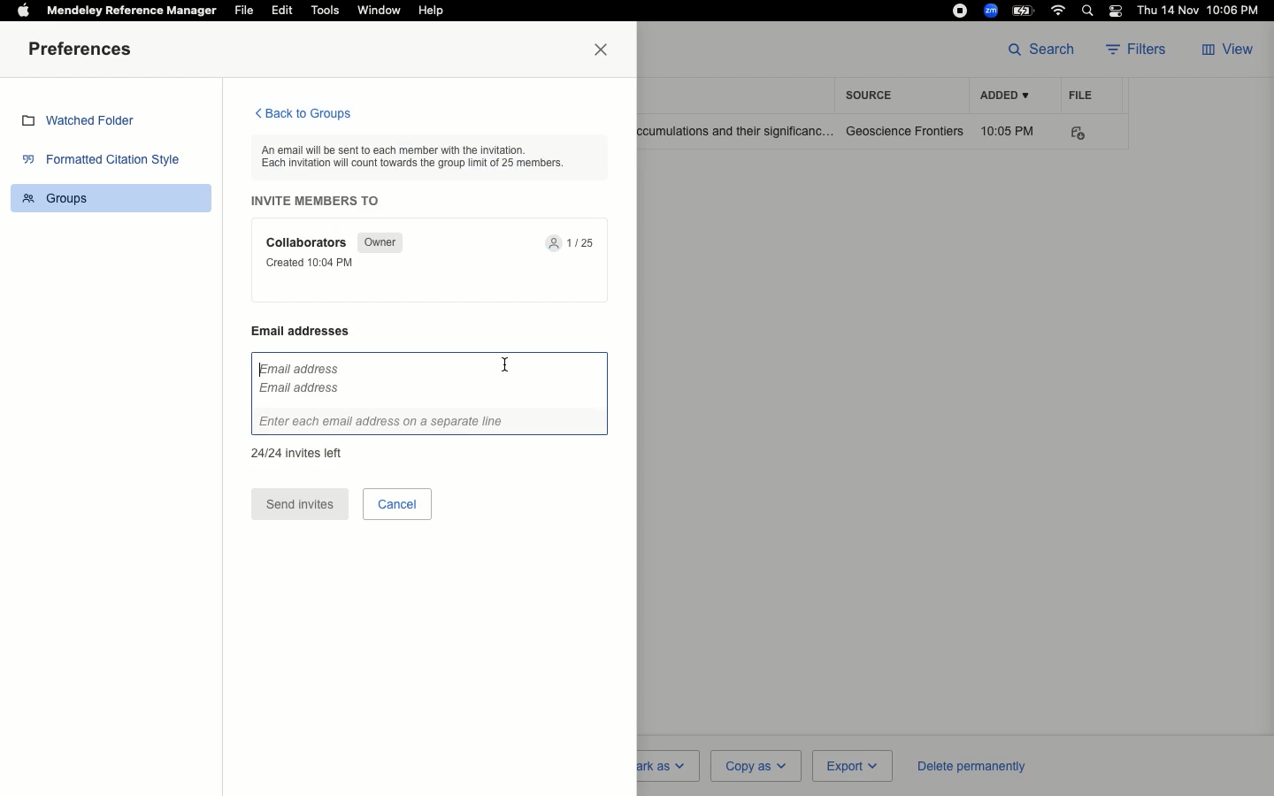  What do you see at coordinates (1003, 96) in the screenshot?
I see `Added` at bounding box center [1003, 96].